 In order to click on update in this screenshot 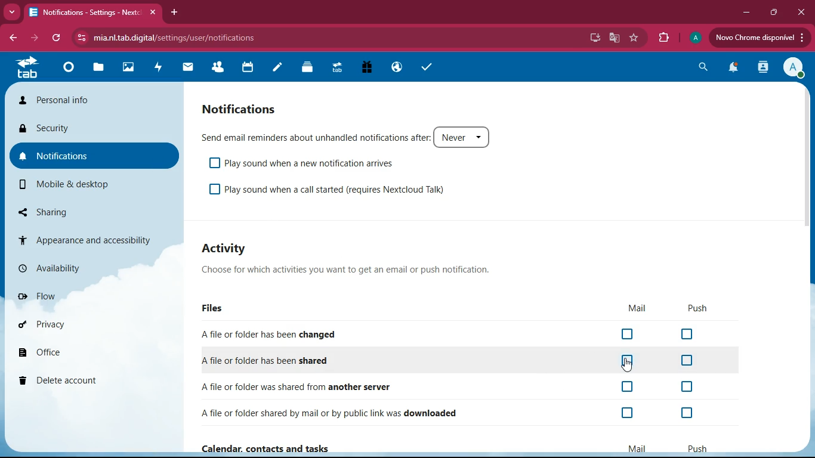, I will do `click(759, 38)`.